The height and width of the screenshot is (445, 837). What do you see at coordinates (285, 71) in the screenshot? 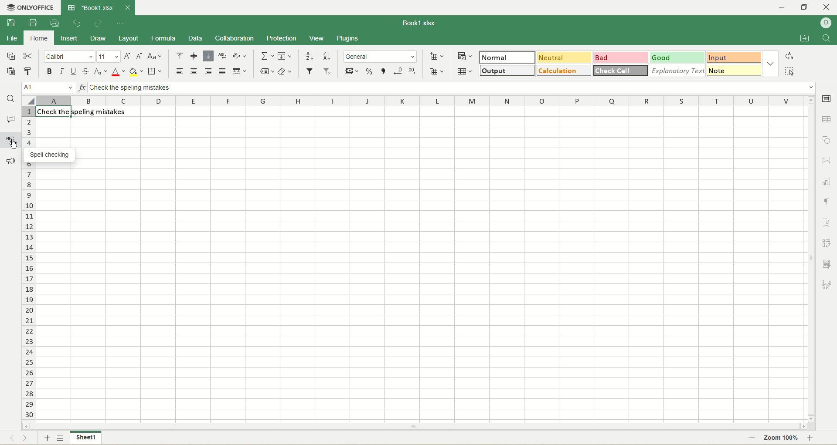
I see `clear` at bounding box center [285, 71].